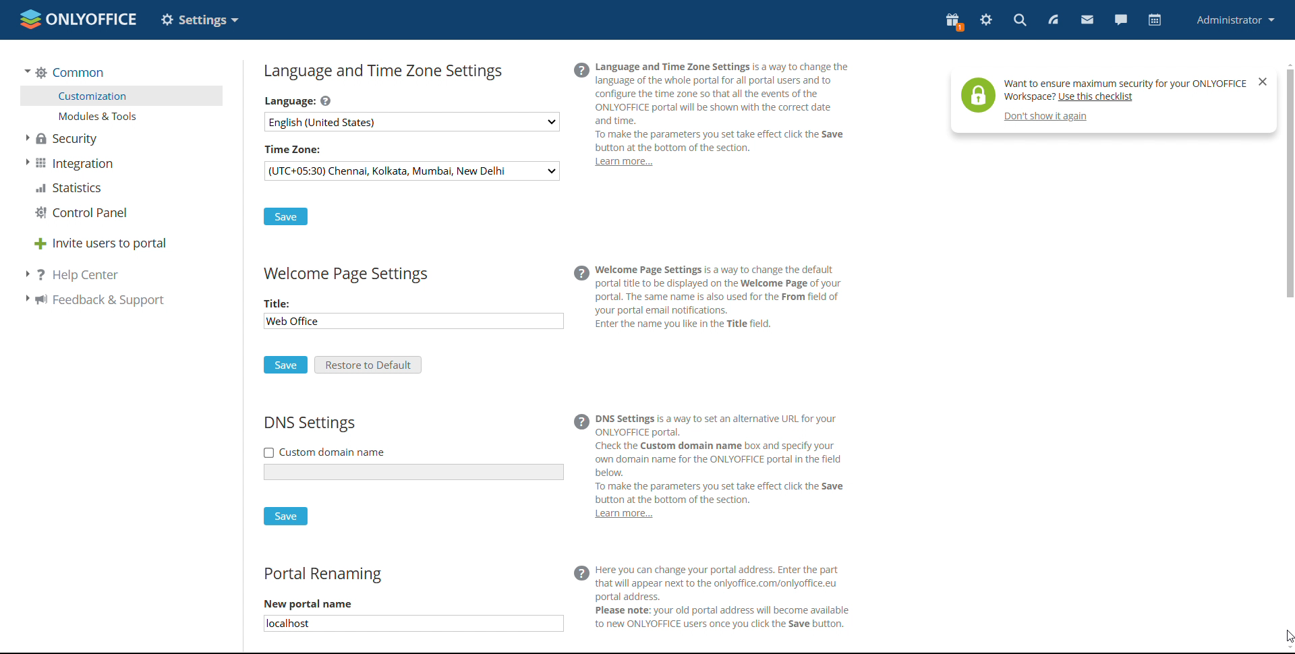 This screenshot has width=1295, height=654. Describe the element at coordinates (1100, 91) in the screenshot. I see `help tip pop-up` at that location.